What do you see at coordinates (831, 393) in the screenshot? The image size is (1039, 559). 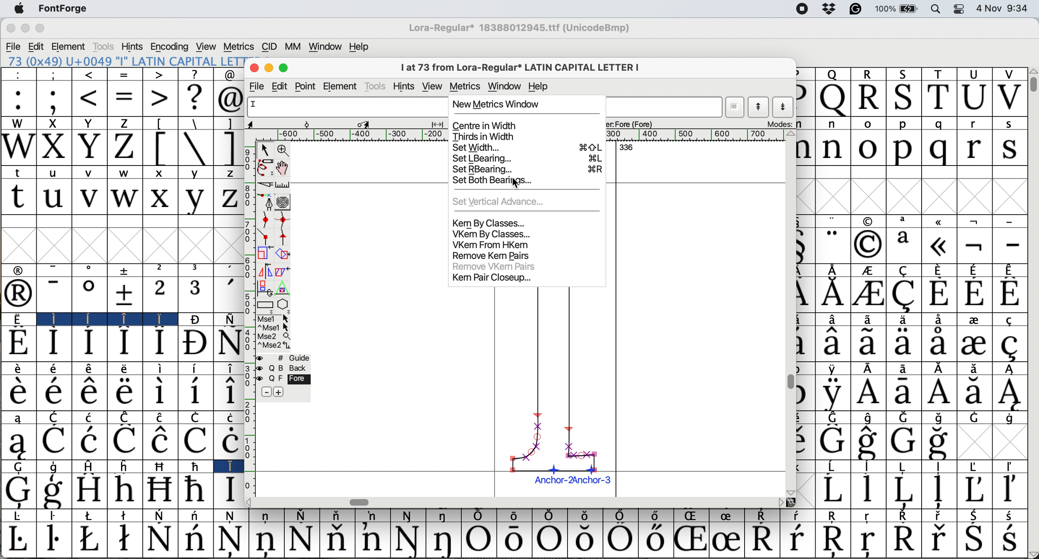 I see `Symbol` at bounding box center [831, 393].